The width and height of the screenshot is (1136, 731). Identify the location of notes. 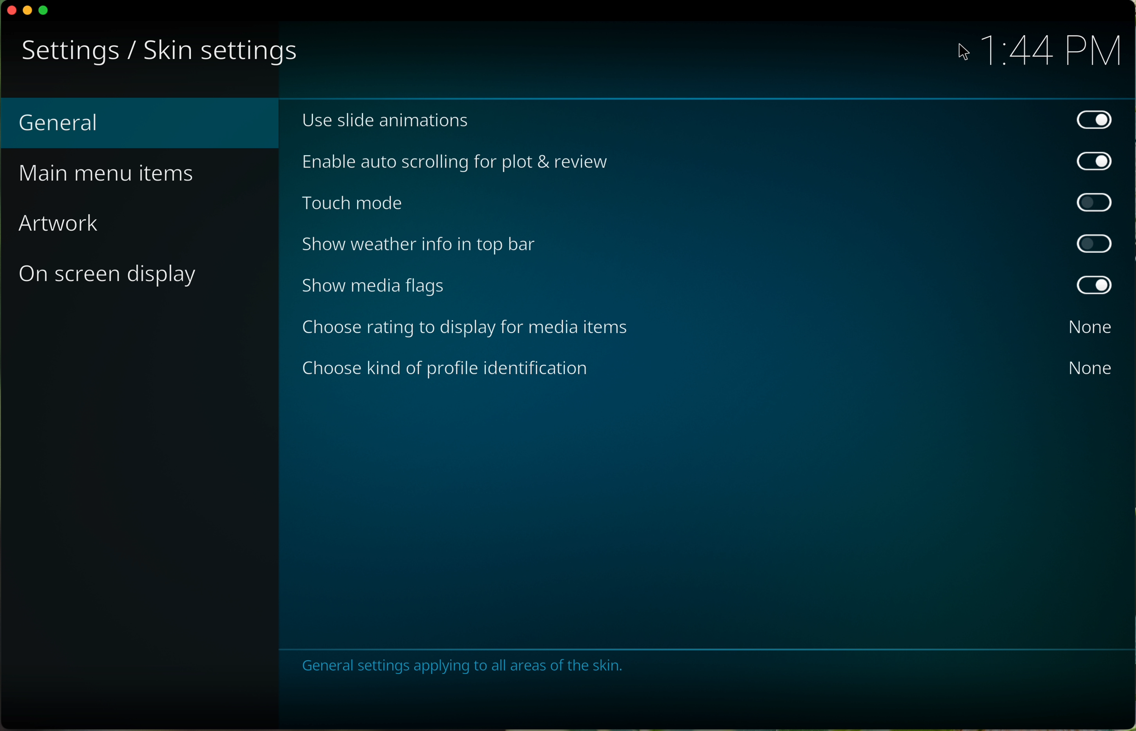
(460, 665).